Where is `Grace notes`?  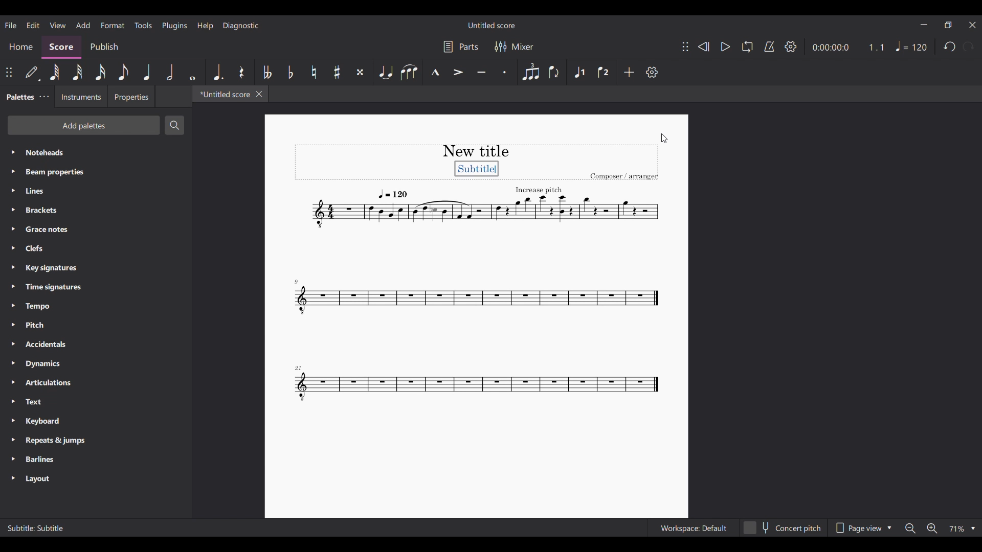
Grace notes is located at coordinates (95, 229).